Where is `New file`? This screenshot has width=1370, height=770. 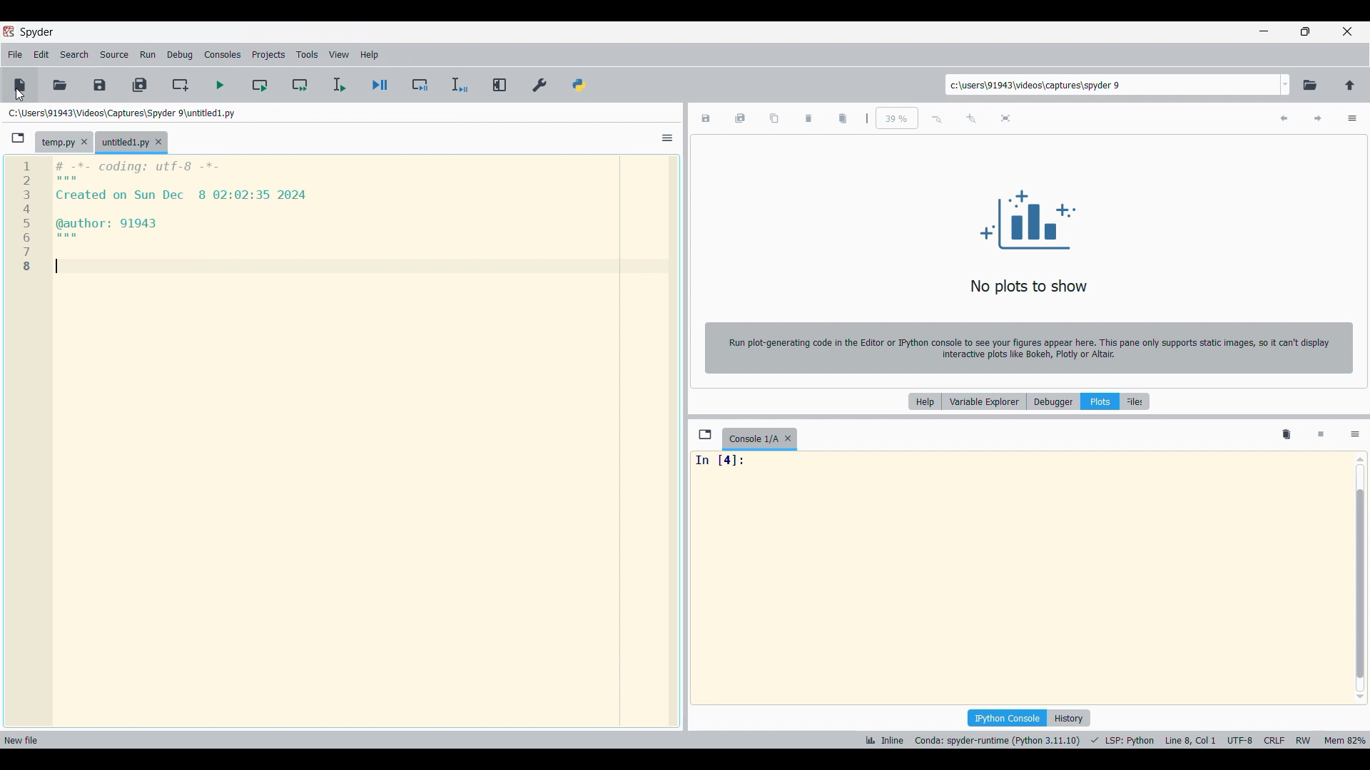 New file is located at coordinates (19, 83).